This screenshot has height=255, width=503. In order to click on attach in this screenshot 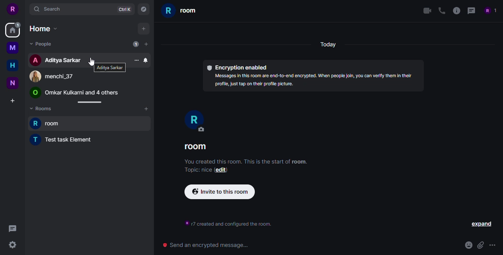, I will do `click(480, 245)`.